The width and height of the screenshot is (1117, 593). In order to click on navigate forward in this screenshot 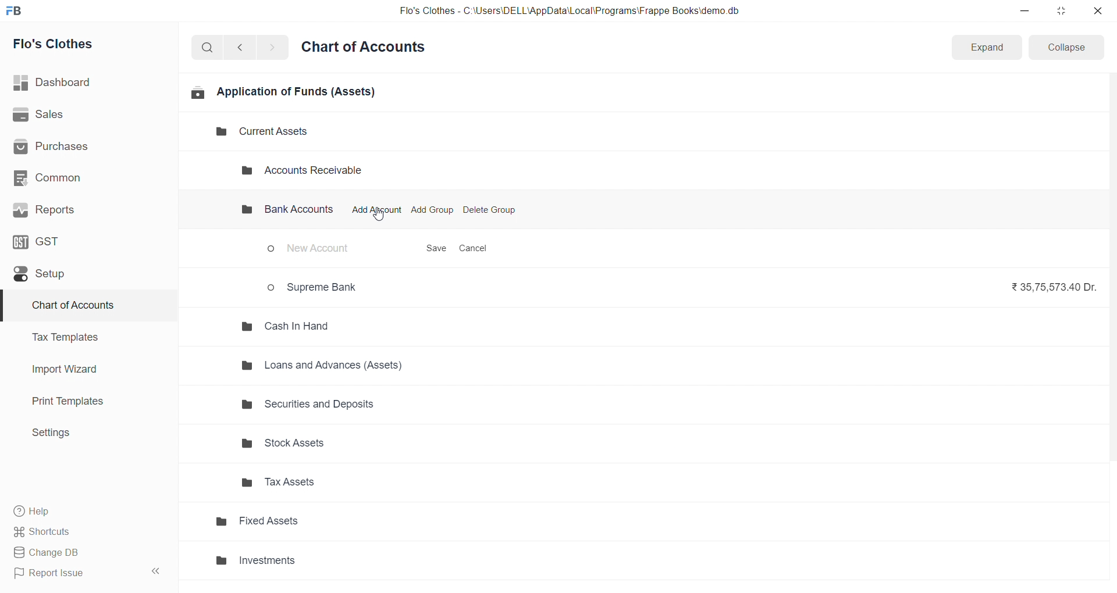, I will do `click(272, 47)`.